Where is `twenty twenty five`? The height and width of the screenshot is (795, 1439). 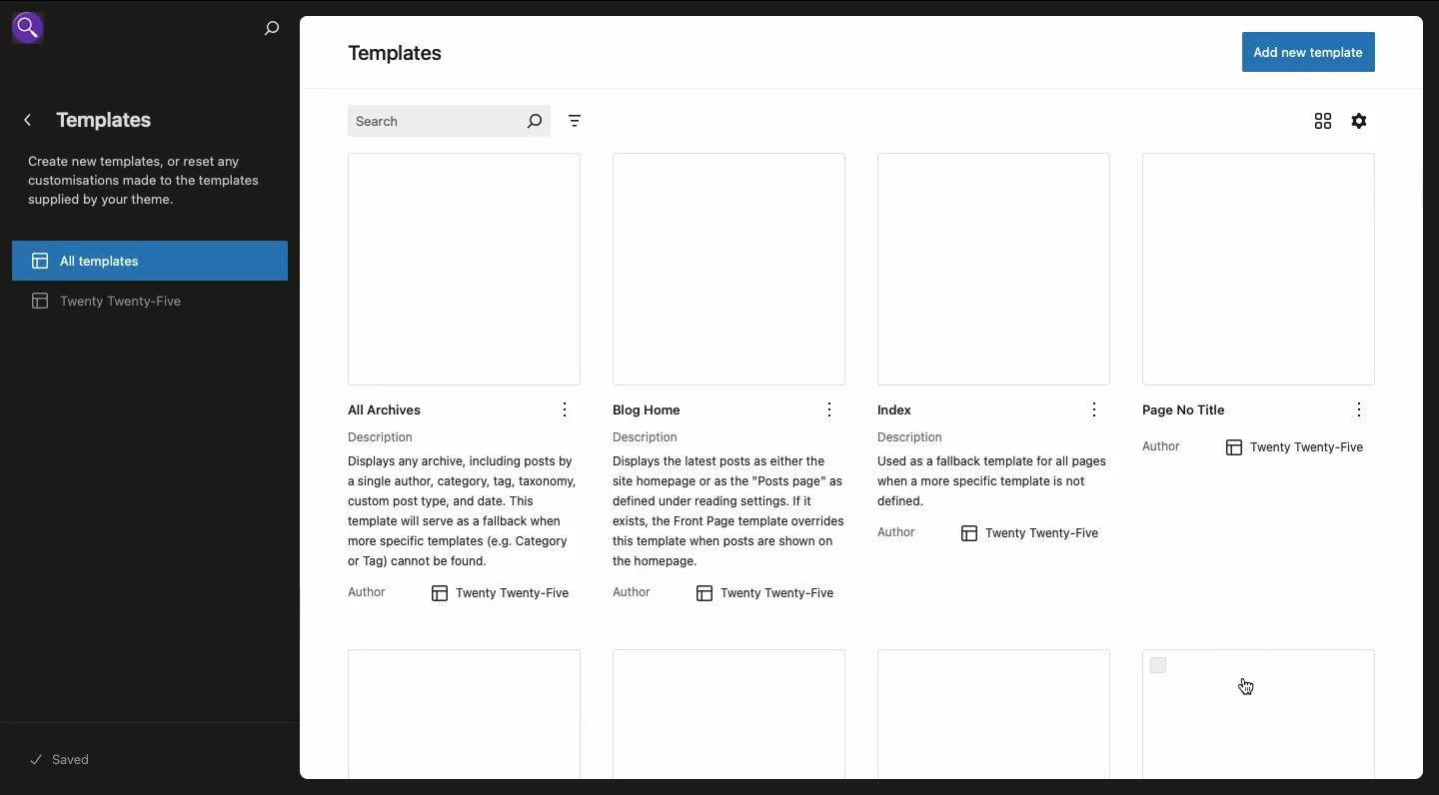 twenty twenty five is located at coordinates (503, 594).